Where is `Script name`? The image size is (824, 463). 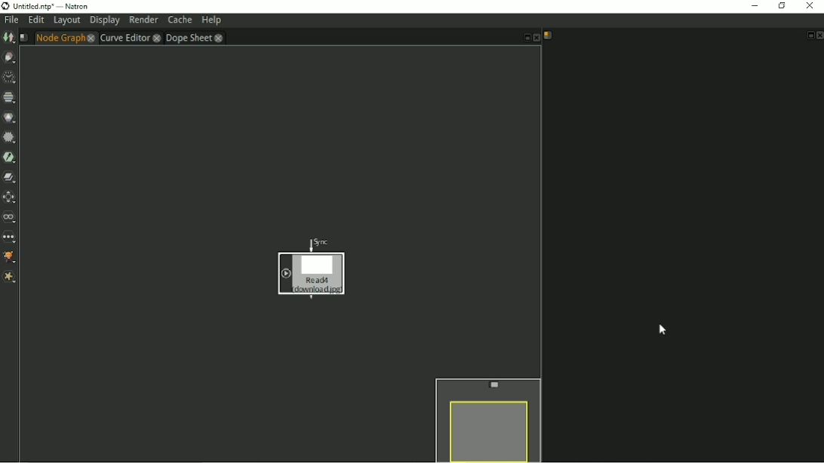 Script name is located at coordinates (23, 38).